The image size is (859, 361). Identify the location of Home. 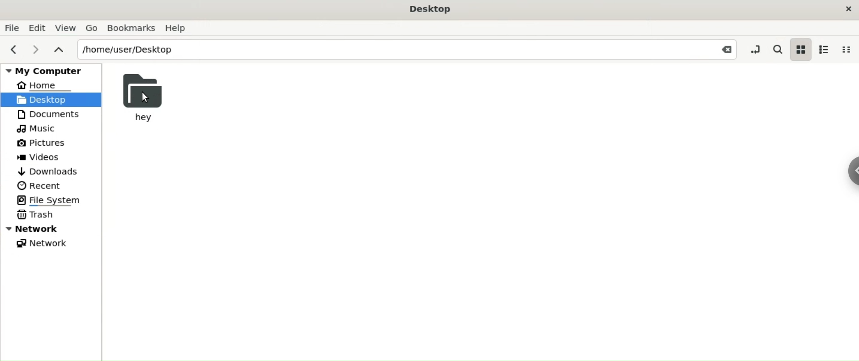
(57, 84).